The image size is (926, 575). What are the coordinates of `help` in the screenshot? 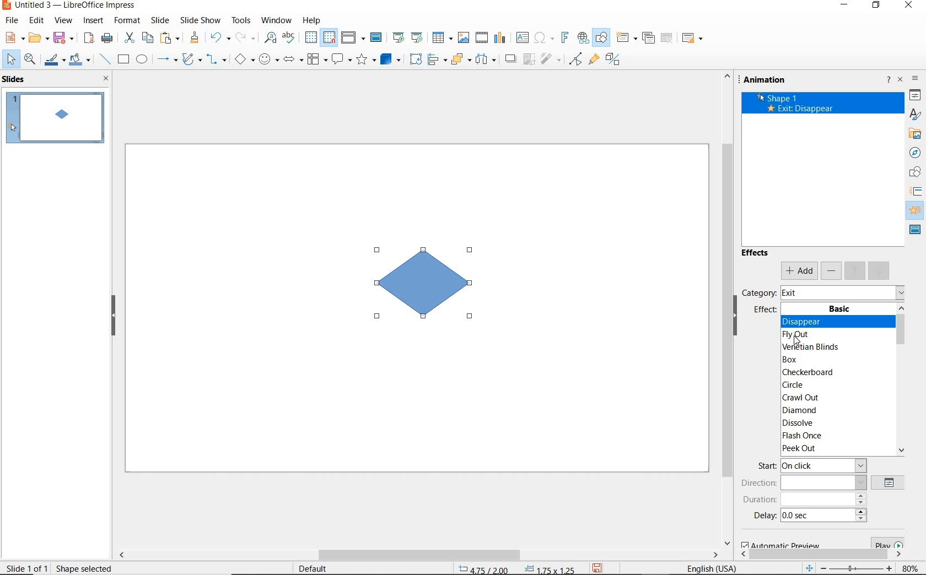 It's located at (313, 20).